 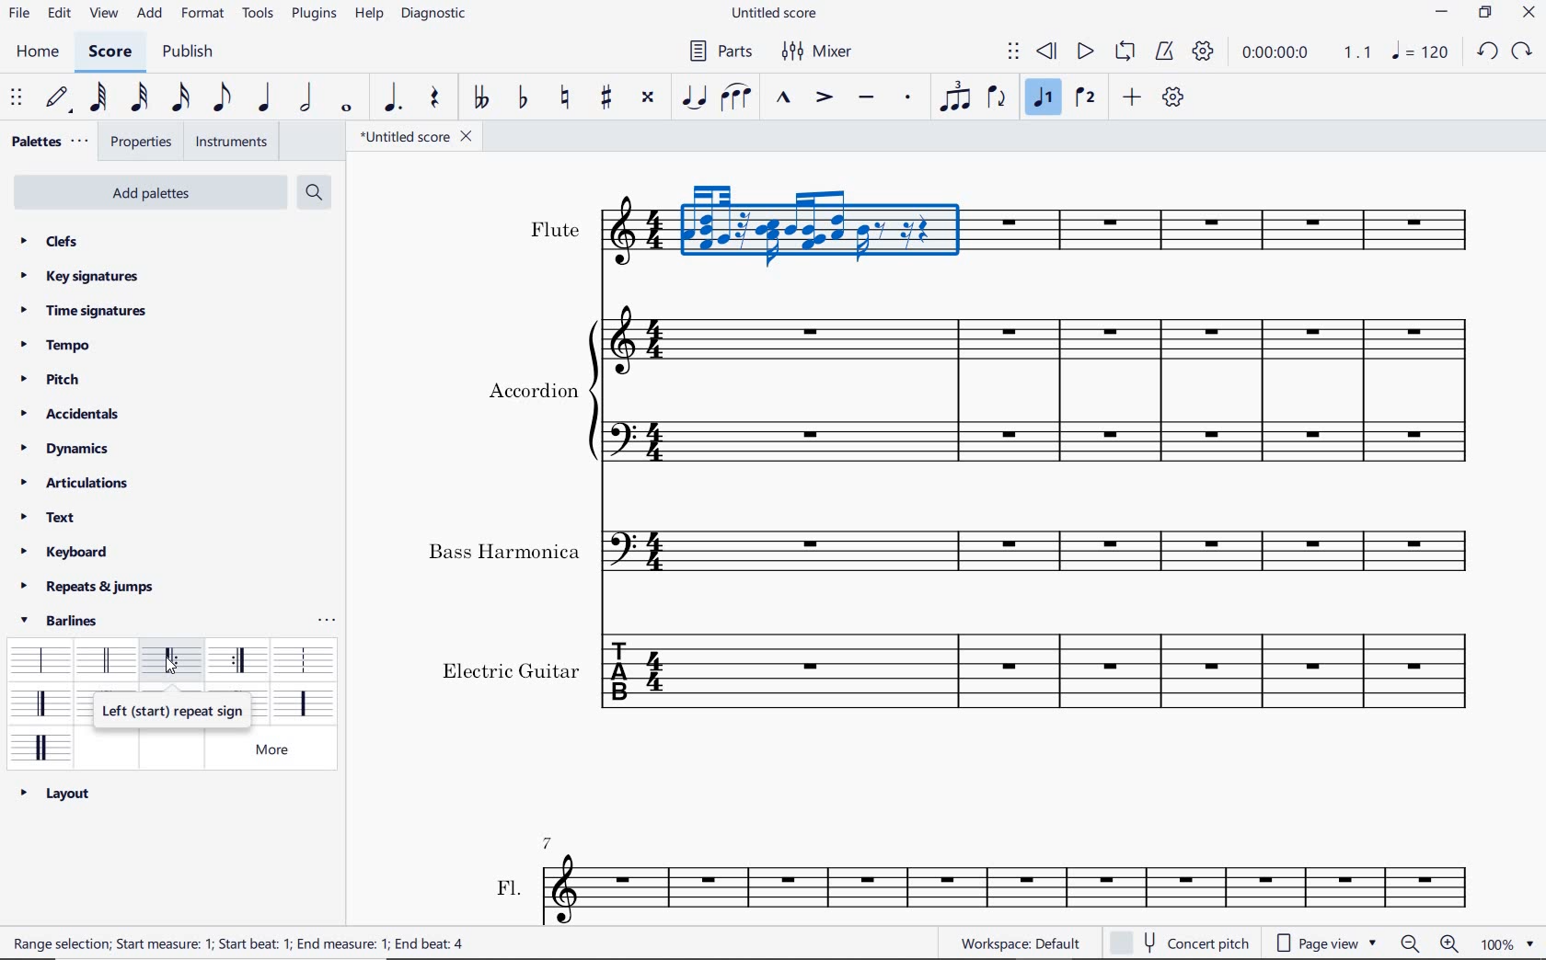 What do you see at coordinates (719, 54) in the screenshot?
I see `PARTS` at bounding box center [719, 54].